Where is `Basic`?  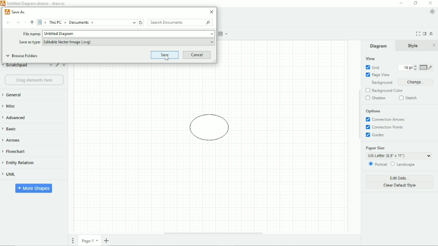 Basic is located at coordinates (12, 129).